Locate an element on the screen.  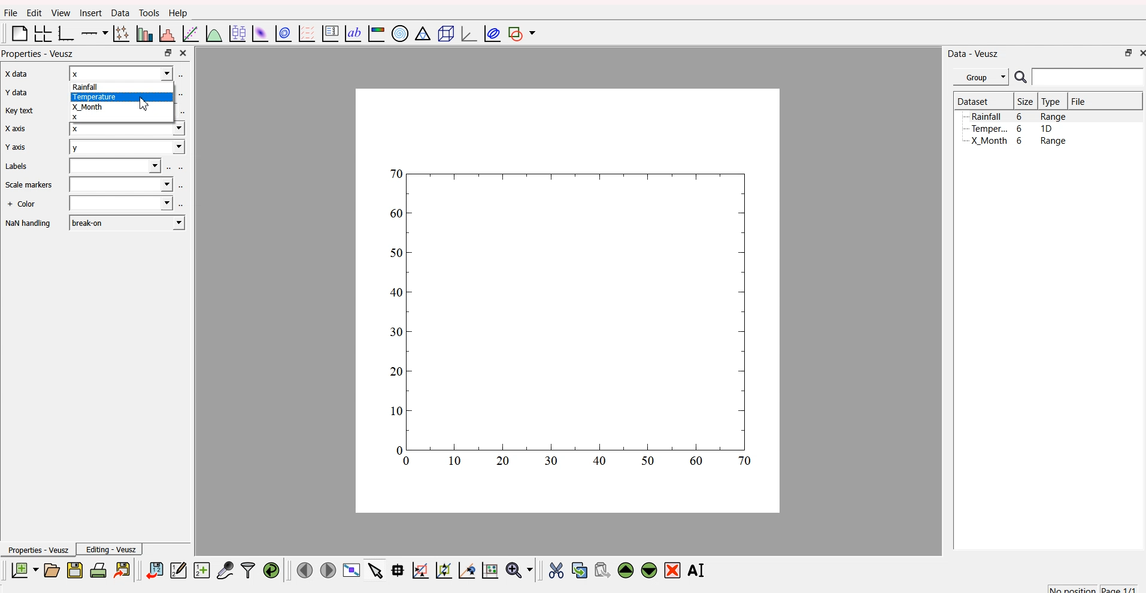
maximize is located at coordinates (1125, 55).